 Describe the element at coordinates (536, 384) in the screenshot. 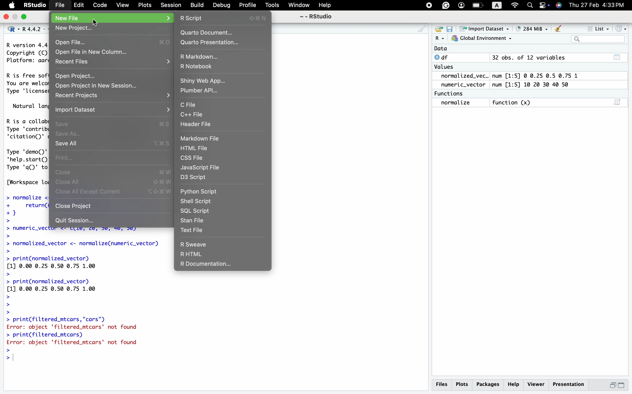

I see `viewer` at that location.